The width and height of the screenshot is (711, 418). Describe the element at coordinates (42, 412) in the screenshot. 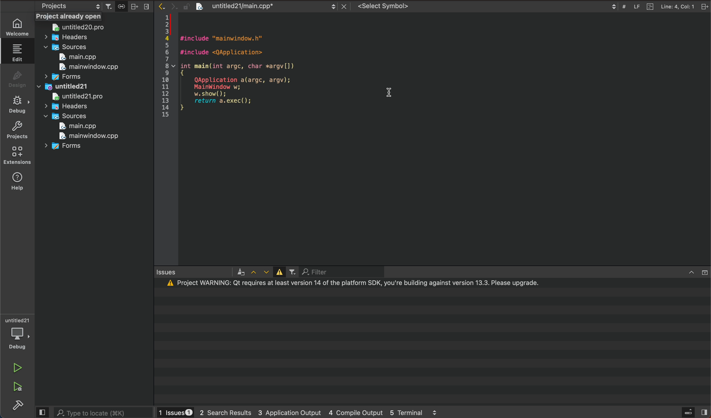

I see `close slidebar` at that location.